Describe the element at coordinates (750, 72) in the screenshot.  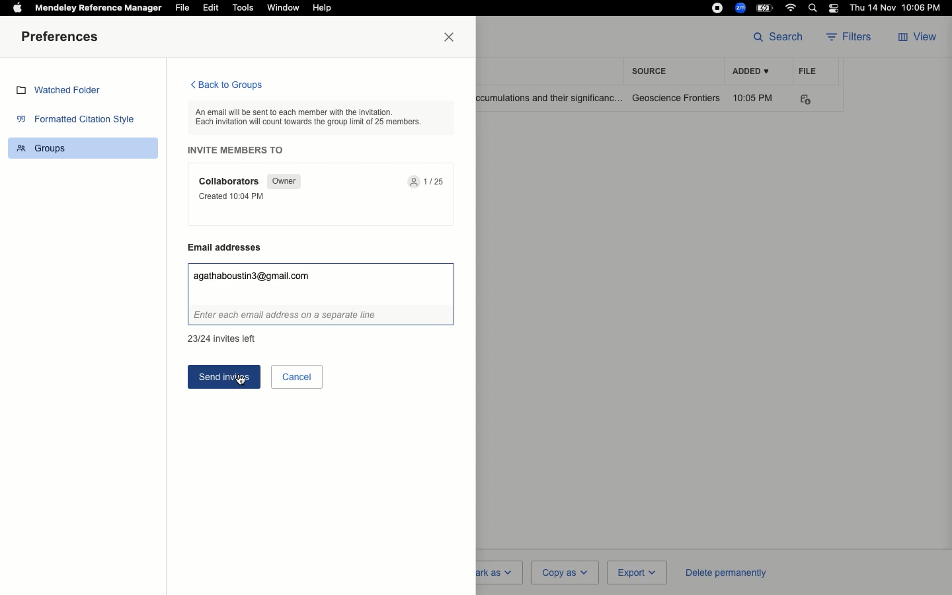
I see `Added` at that location.